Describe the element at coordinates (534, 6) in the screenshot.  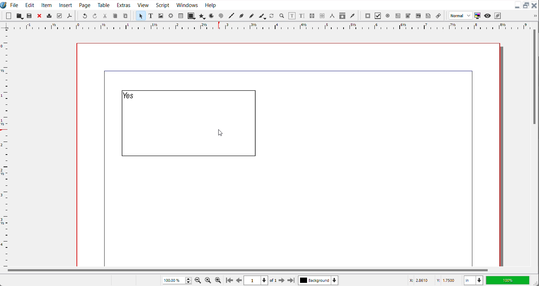
I see `Close` at that location.